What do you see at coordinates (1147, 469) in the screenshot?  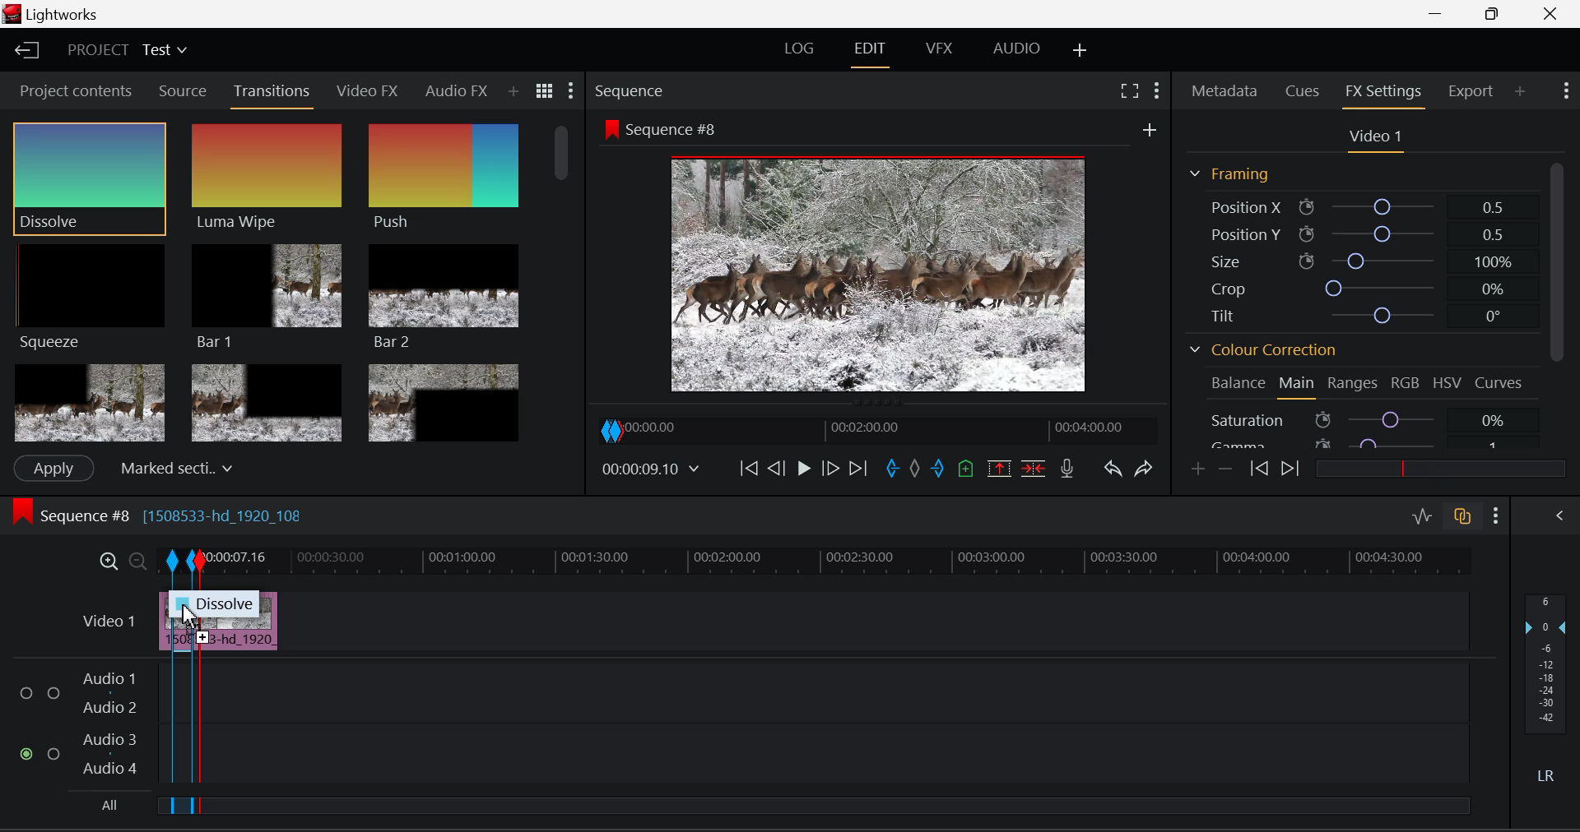 I see `Redo` at bounding box center [1147, 469].